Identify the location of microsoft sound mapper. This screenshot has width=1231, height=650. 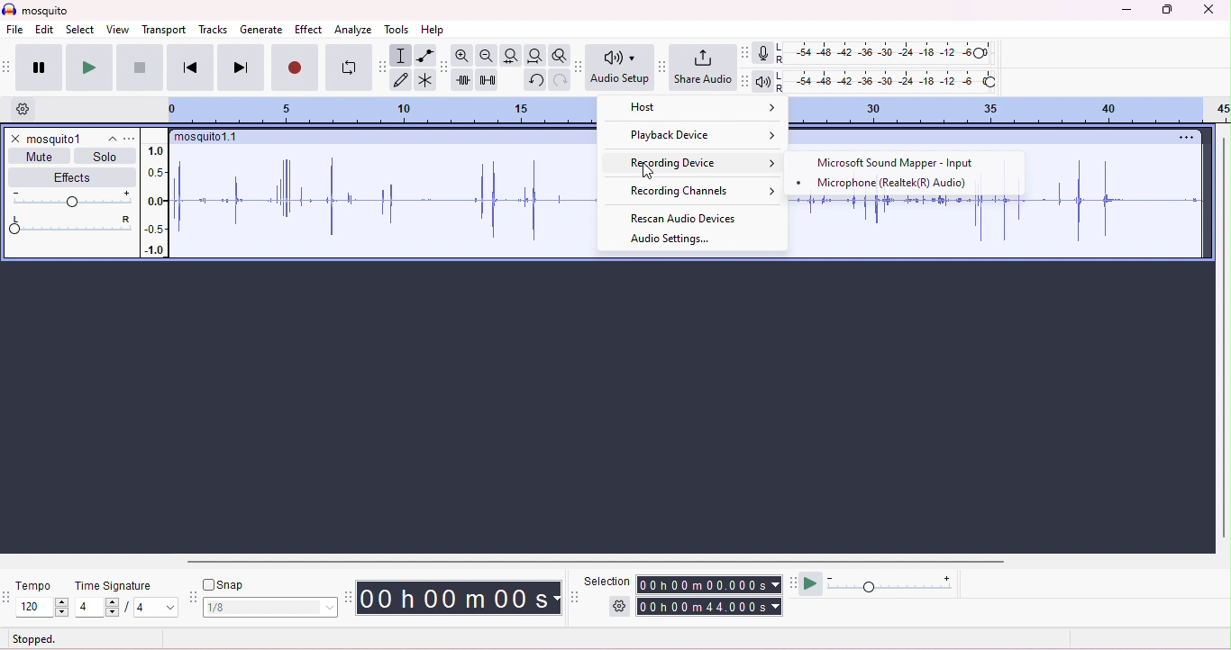
(899, 164).